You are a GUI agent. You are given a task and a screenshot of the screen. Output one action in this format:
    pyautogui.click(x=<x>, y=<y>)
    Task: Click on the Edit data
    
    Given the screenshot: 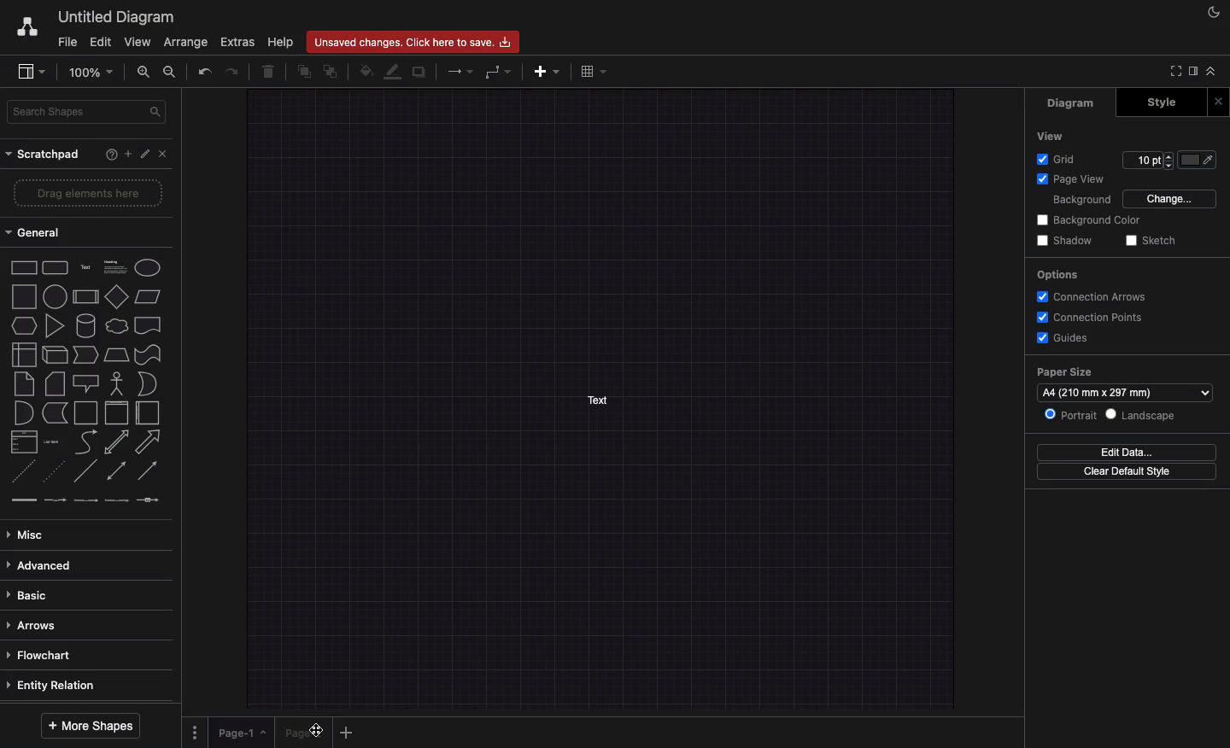 What is the action you would take?
    pyautogui.click(x=1126, y=453)
    